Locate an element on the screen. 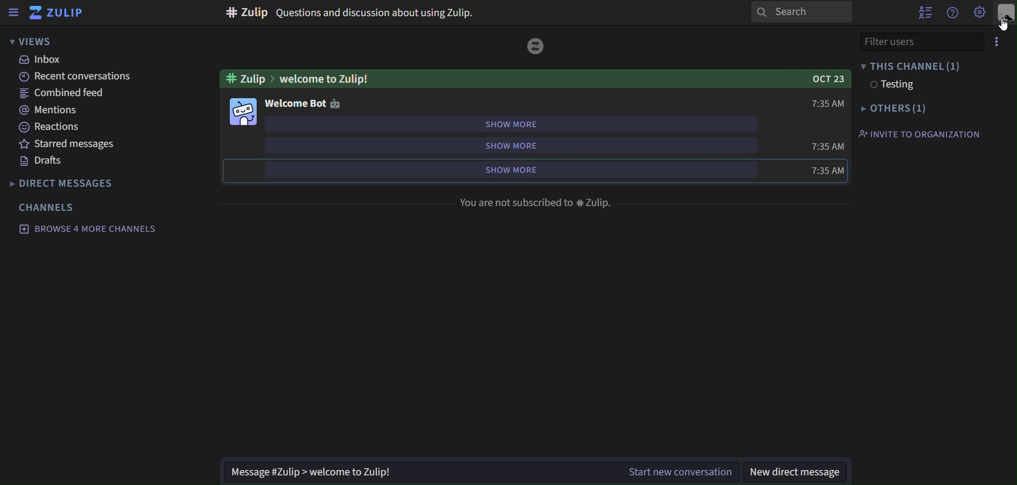  reactions is located at coordinates (52, 127).